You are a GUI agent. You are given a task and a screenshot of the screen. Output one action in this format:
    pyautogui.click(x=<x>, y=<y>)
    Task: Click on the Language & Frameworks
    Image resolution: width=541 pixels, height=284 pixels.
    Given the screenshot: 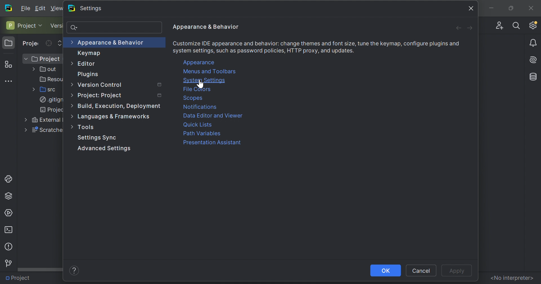 What is the action you would take?
    pyautogui.click(x=116, y=117)
    